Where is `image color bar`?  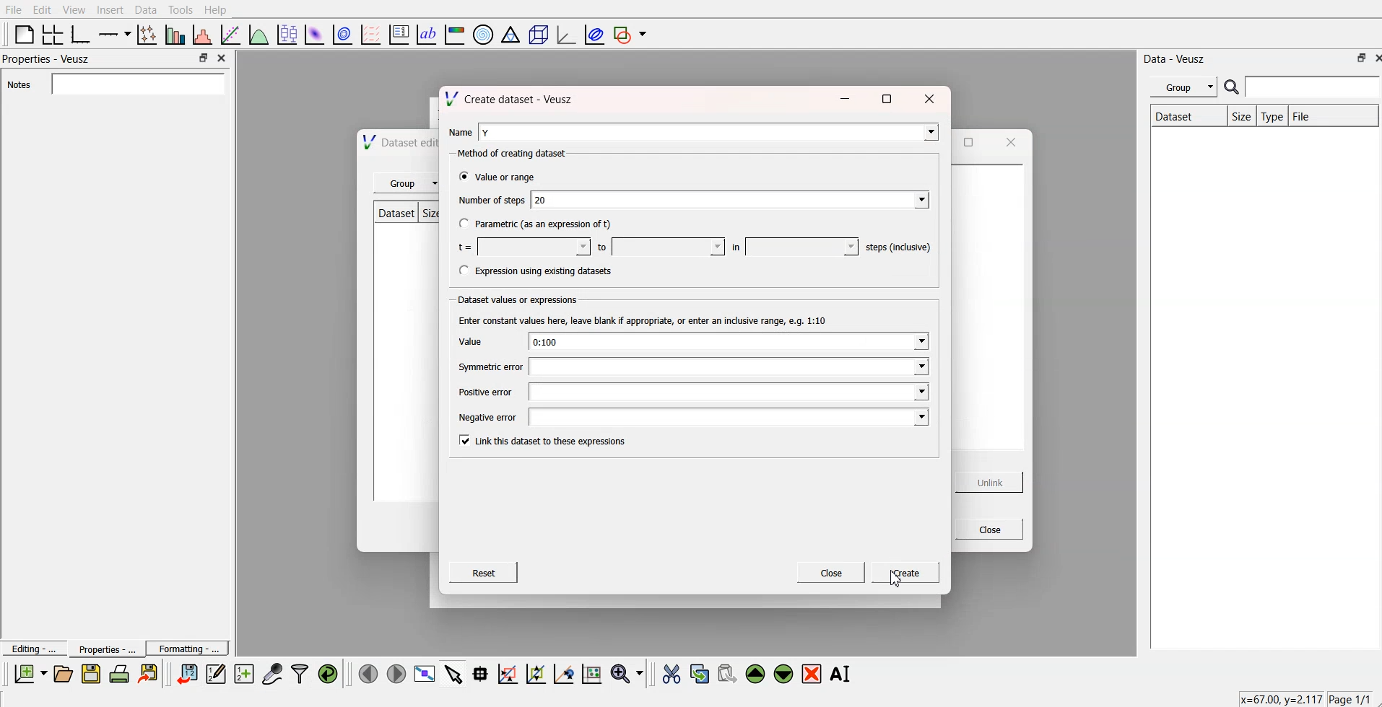
image color bar is located at coordinates (456, 33).